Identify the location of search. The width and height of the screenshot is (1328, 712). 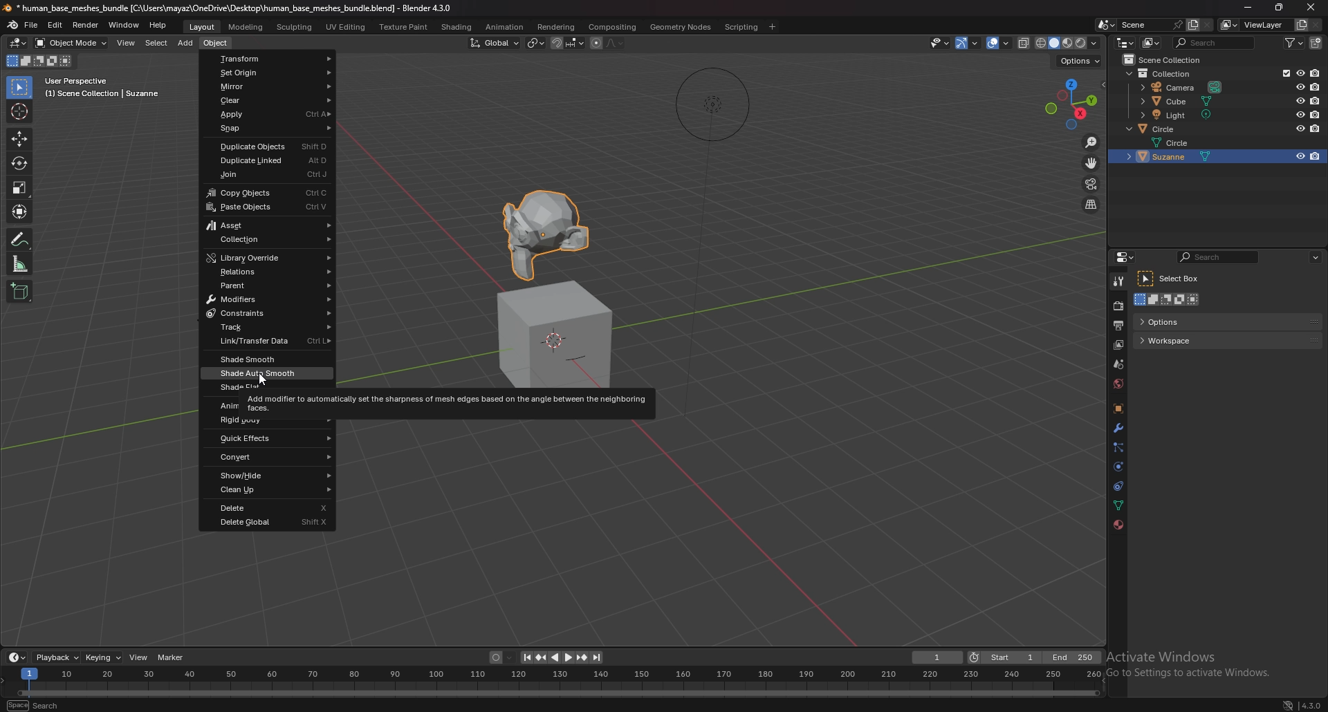
(1219, 257).